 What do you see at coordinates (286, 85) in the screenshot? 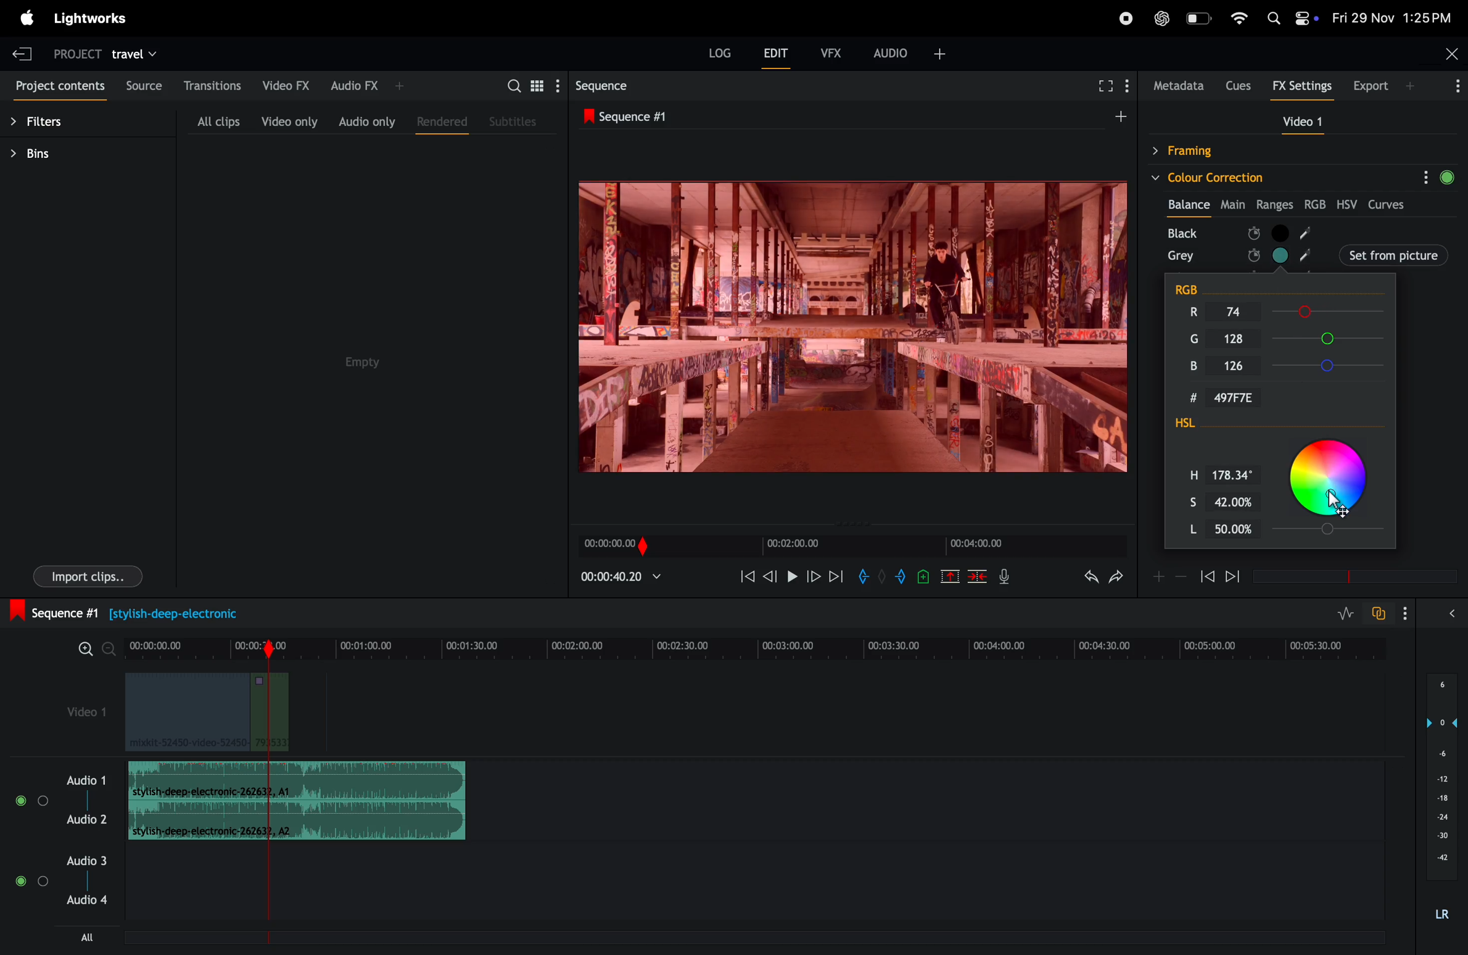
I see `video fx` at bounding box center [286, 85].